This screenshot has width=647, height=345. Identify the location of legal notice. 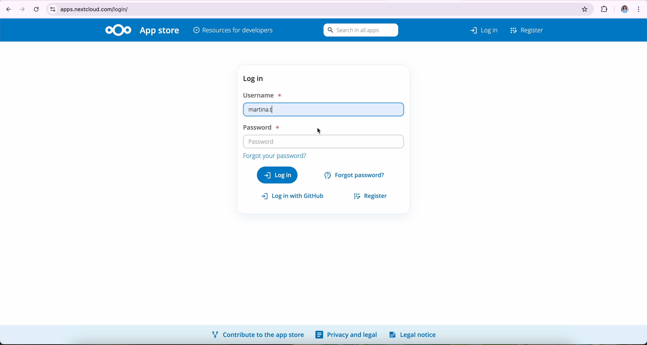
(414, 334).